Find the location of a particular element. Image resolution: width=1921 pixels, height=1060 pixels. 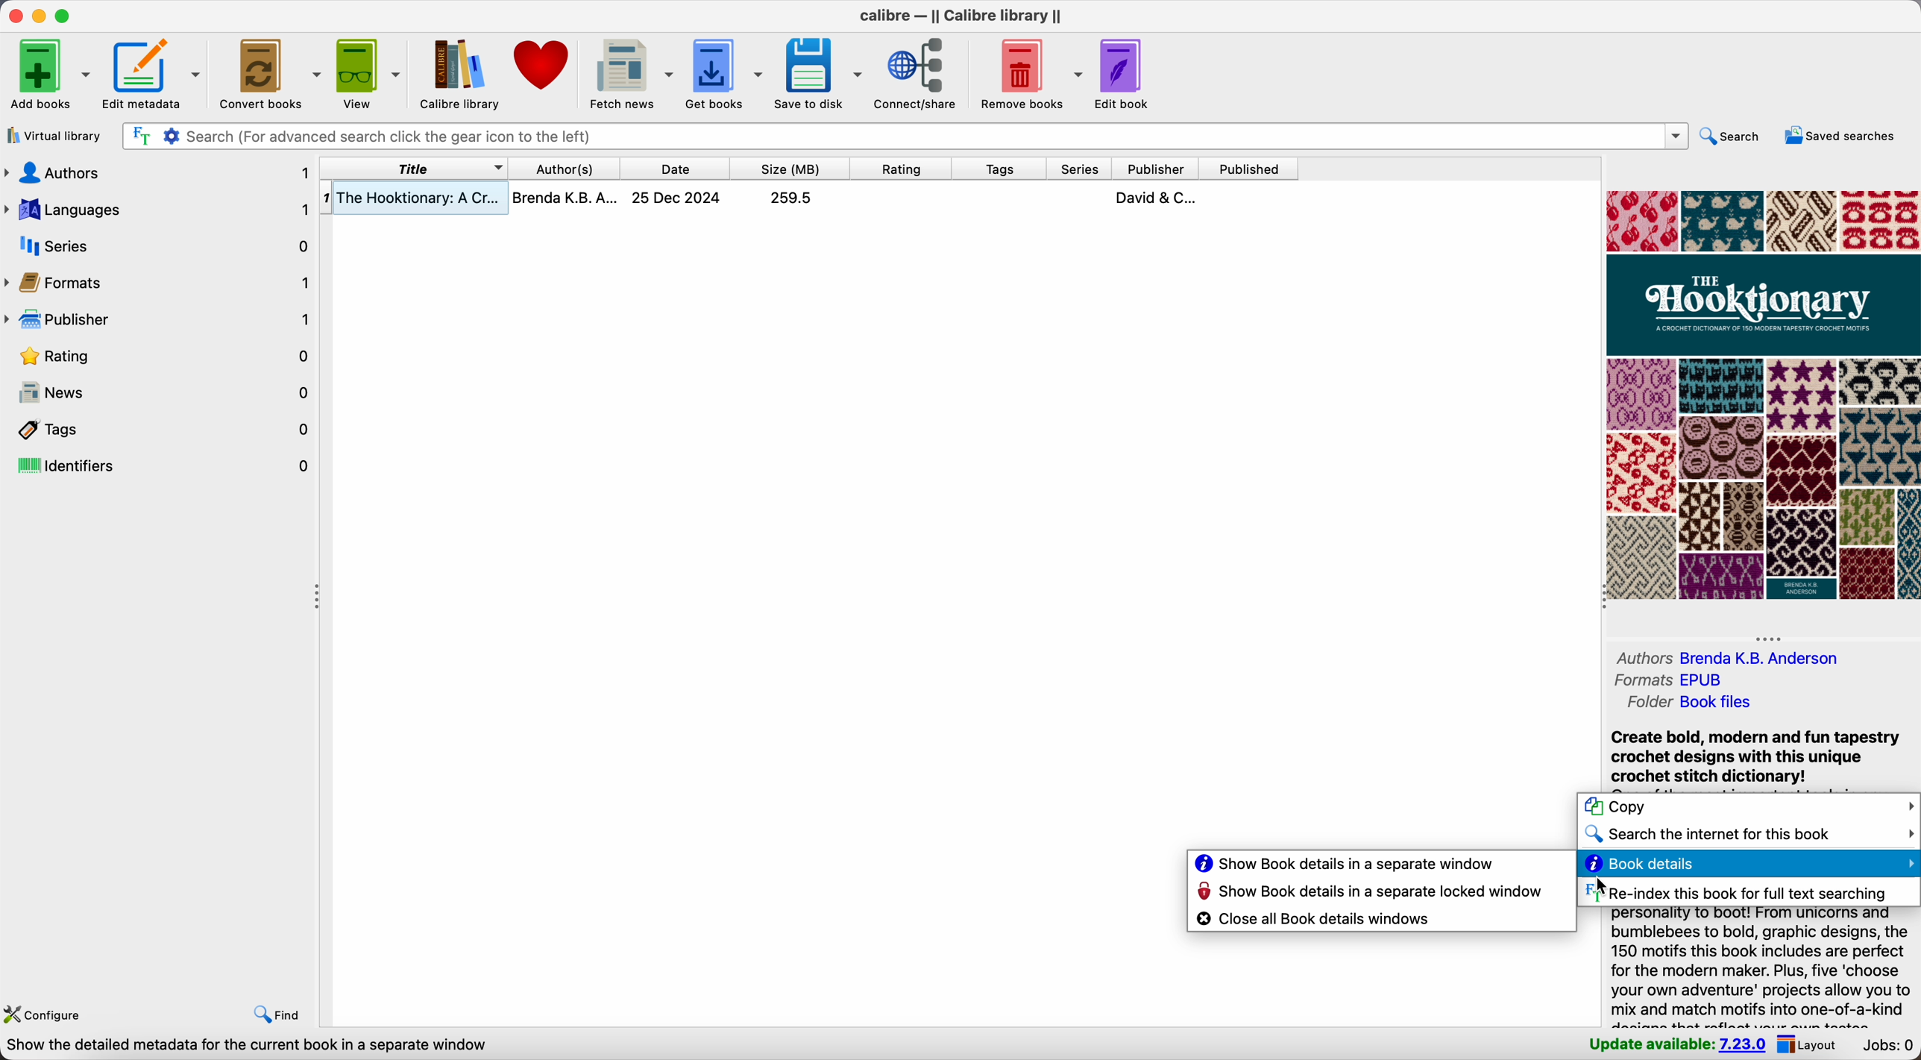

remove books is located at coordinates (1028, 76).